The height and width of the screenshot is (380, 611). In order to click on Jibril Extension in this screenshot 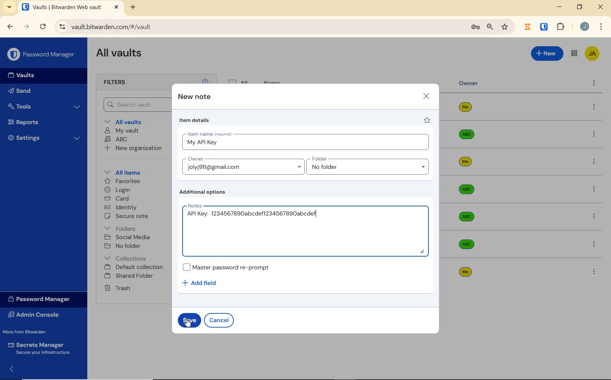, I will do `click(528, 27)`.